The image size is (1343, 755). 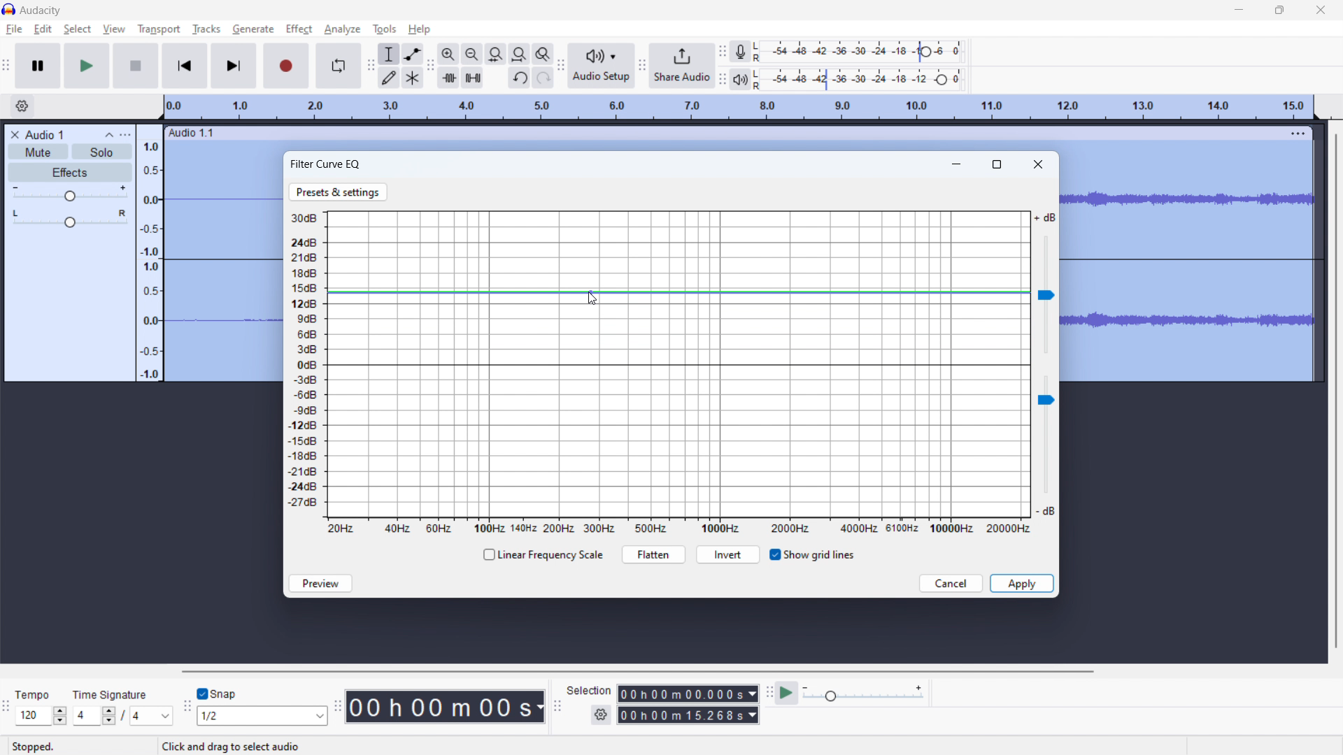 What do you see at coordinates (471, 53) in the screenshot?
I see `zoom out` at bounding box center [471, 53].